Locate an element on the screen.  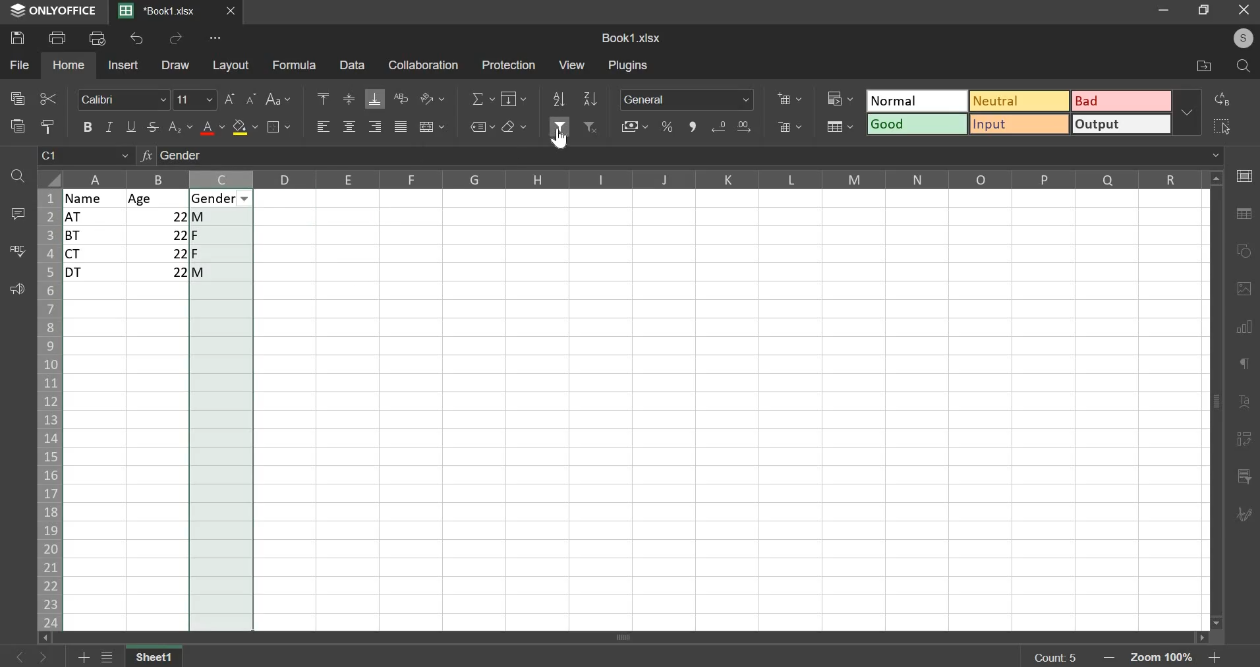
change case is located at coordinates (281, 99).